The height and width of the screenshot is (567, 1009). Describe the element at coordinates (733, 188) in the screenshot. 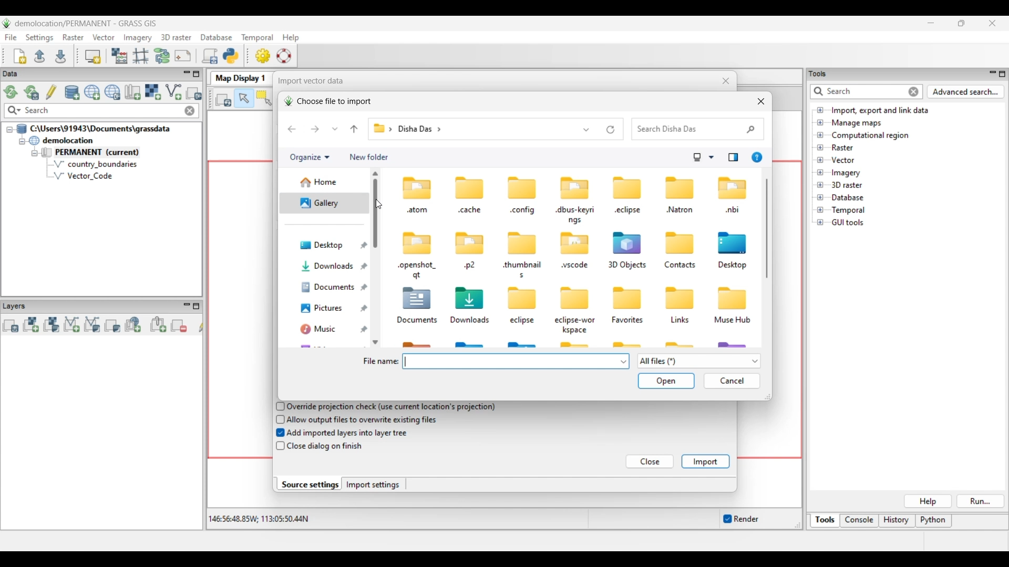

I see `icon` at that location.